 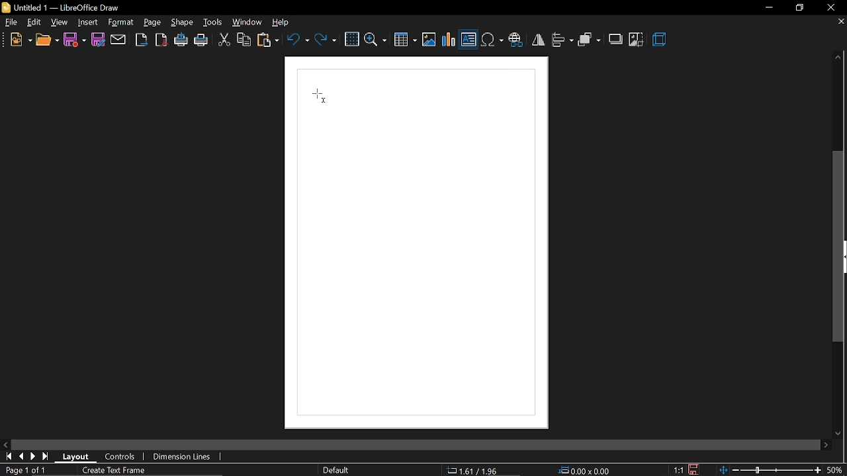 I want to click on print directly, so click(x=182, y=40).